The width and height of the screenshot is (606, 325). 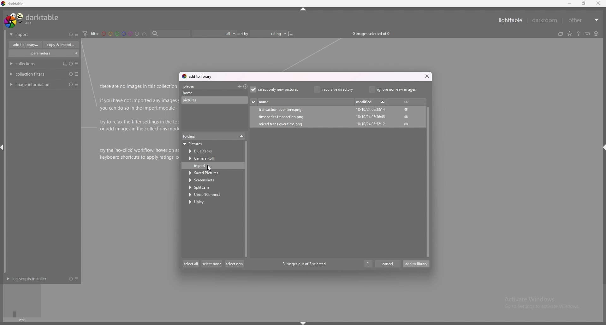 I want to click on reserve sort order, so click(x=291, y=33).